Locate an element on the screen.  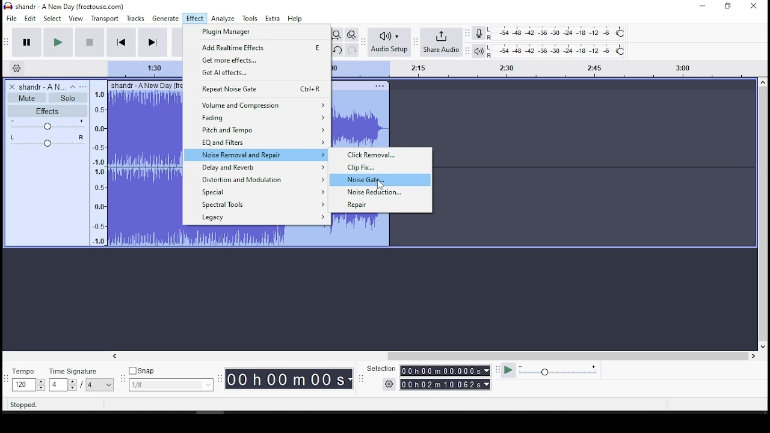
undo is located at coordinates (337, 49).